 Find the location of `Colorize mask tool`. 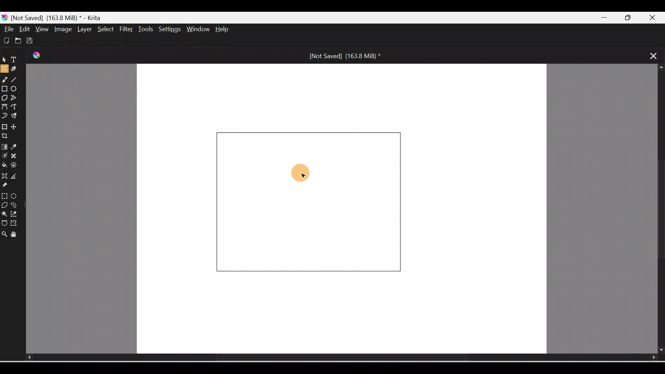

Colorize mask tool is located at coordinates (5, 156).